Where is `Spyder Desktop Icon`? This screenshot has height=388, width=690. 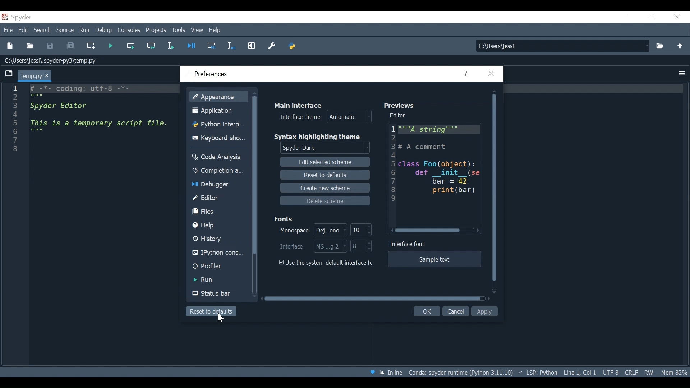 Spyder Desktop Icon is located at coordinates (17, 18).